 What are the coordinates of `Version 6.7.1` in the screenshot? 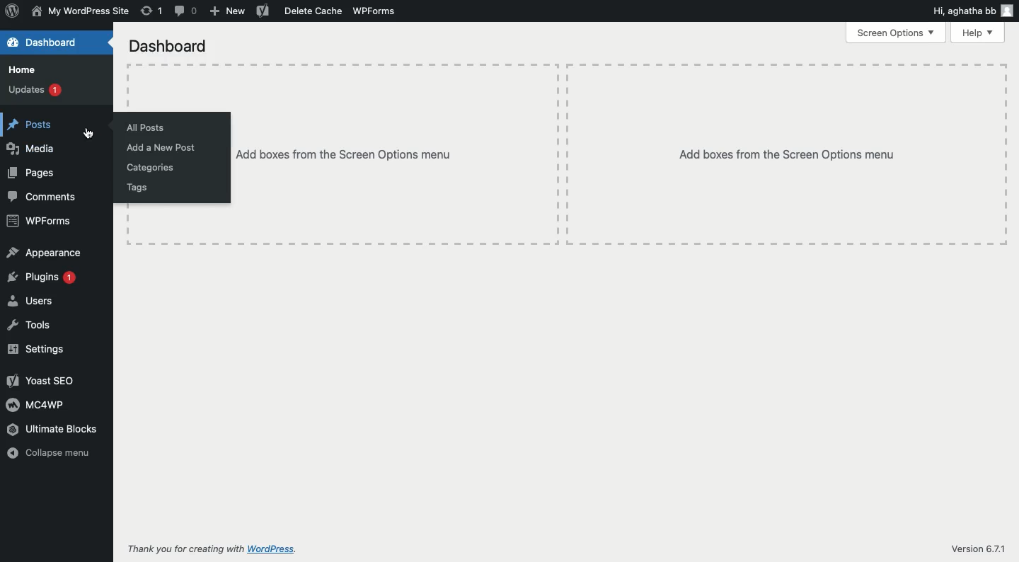 It's located at (969, 545).